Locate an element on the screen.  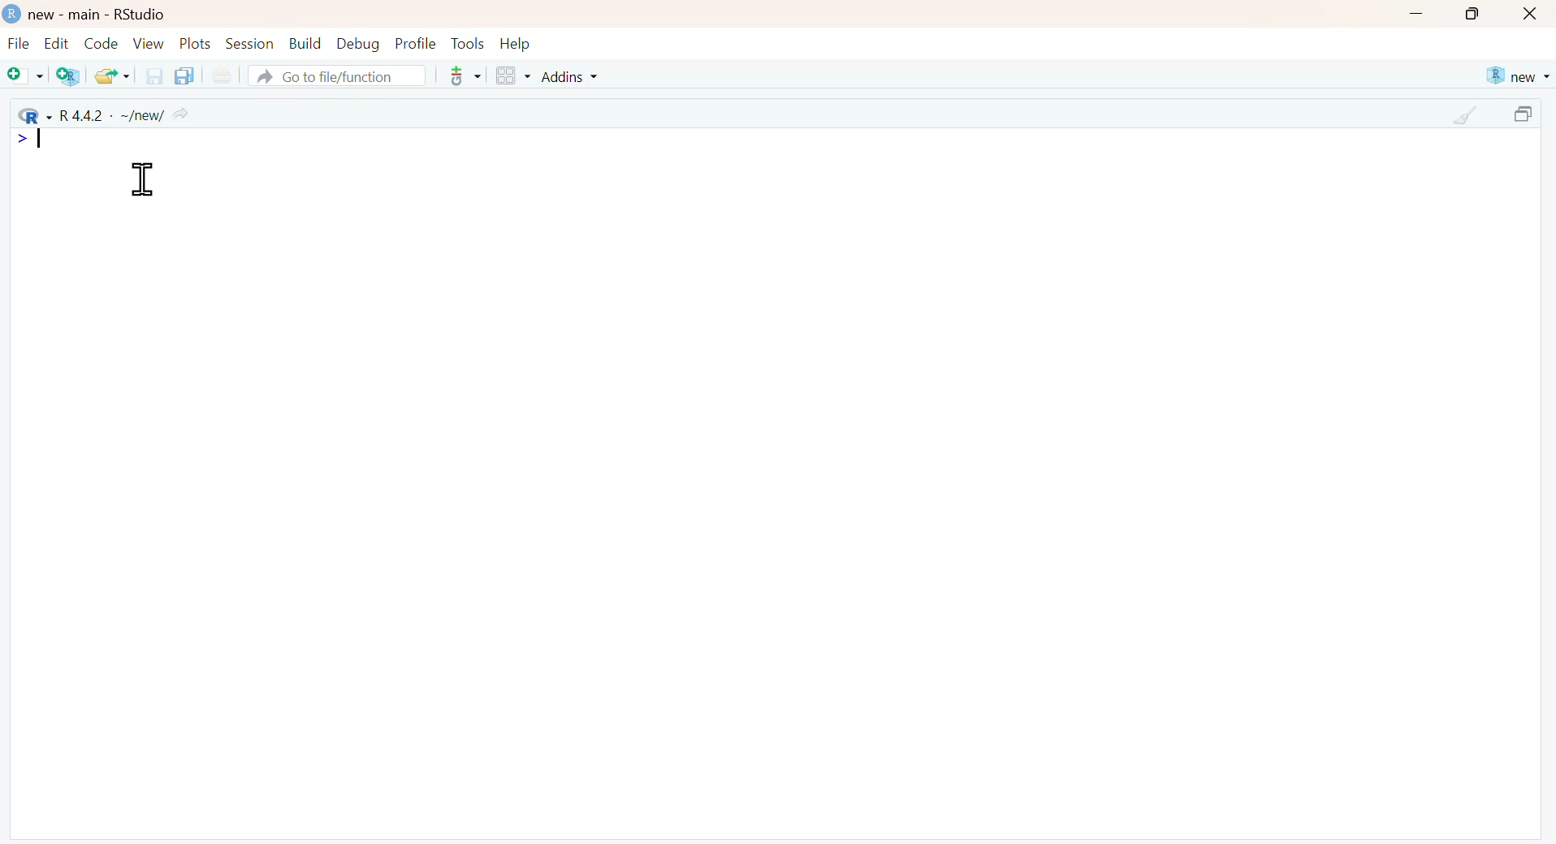
Help is located at coordinates (516, 44).